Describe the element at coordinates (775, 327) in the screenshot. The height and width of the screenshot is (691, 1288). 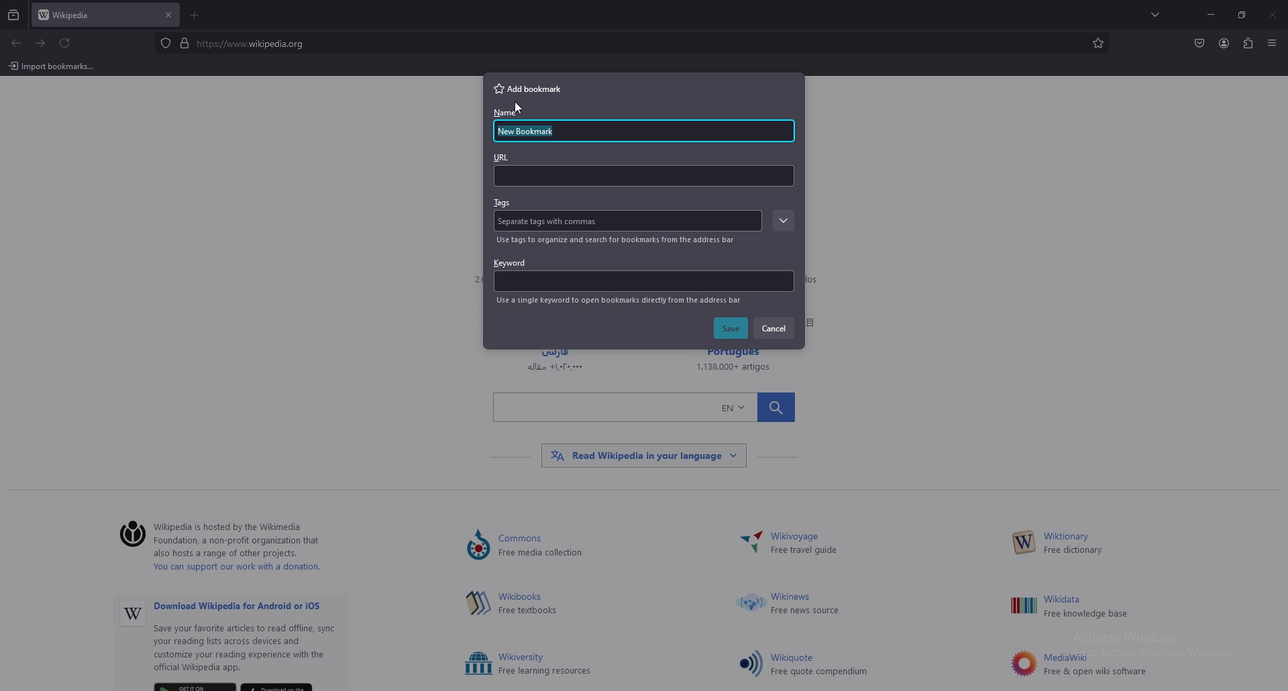
I see `cancel` at that location.